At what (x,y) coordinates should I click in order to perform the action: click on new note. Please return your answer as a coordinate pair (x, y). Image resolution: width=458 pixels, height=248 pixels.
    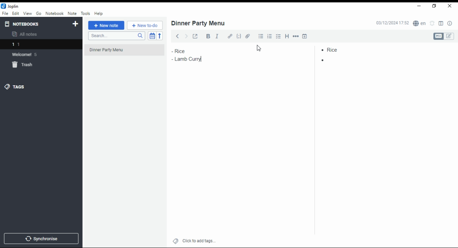
    Looking at the image, I should click on (106, 25).